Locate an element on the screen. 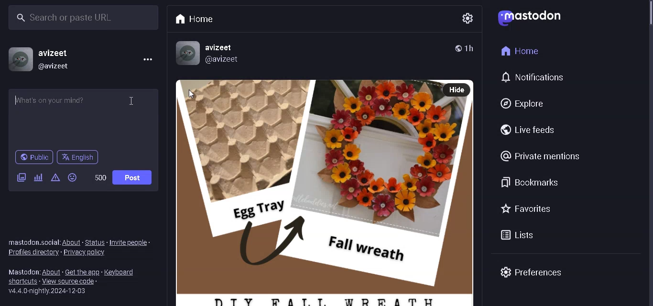 Image resolution: width=653 pixels, height=306 pixels. ABOUT is located at coordinates (71, 242).